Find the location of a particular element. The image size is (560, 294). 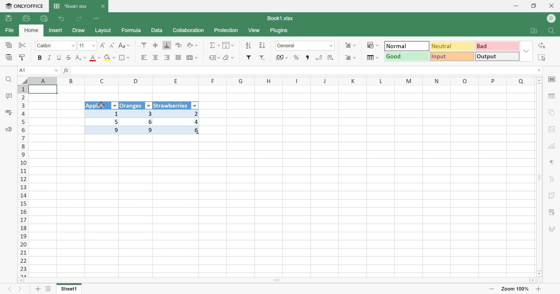

File is located at coordinates (8, 31).